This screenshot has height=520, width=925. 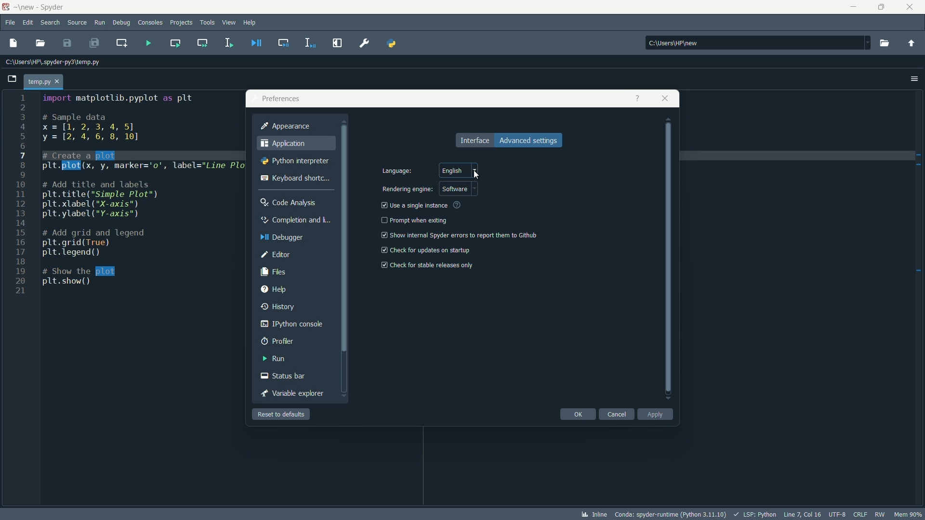 What do you see at coordinates (41, 43) in the screenshot?
I see `open file` at bounding box center [41, 43].